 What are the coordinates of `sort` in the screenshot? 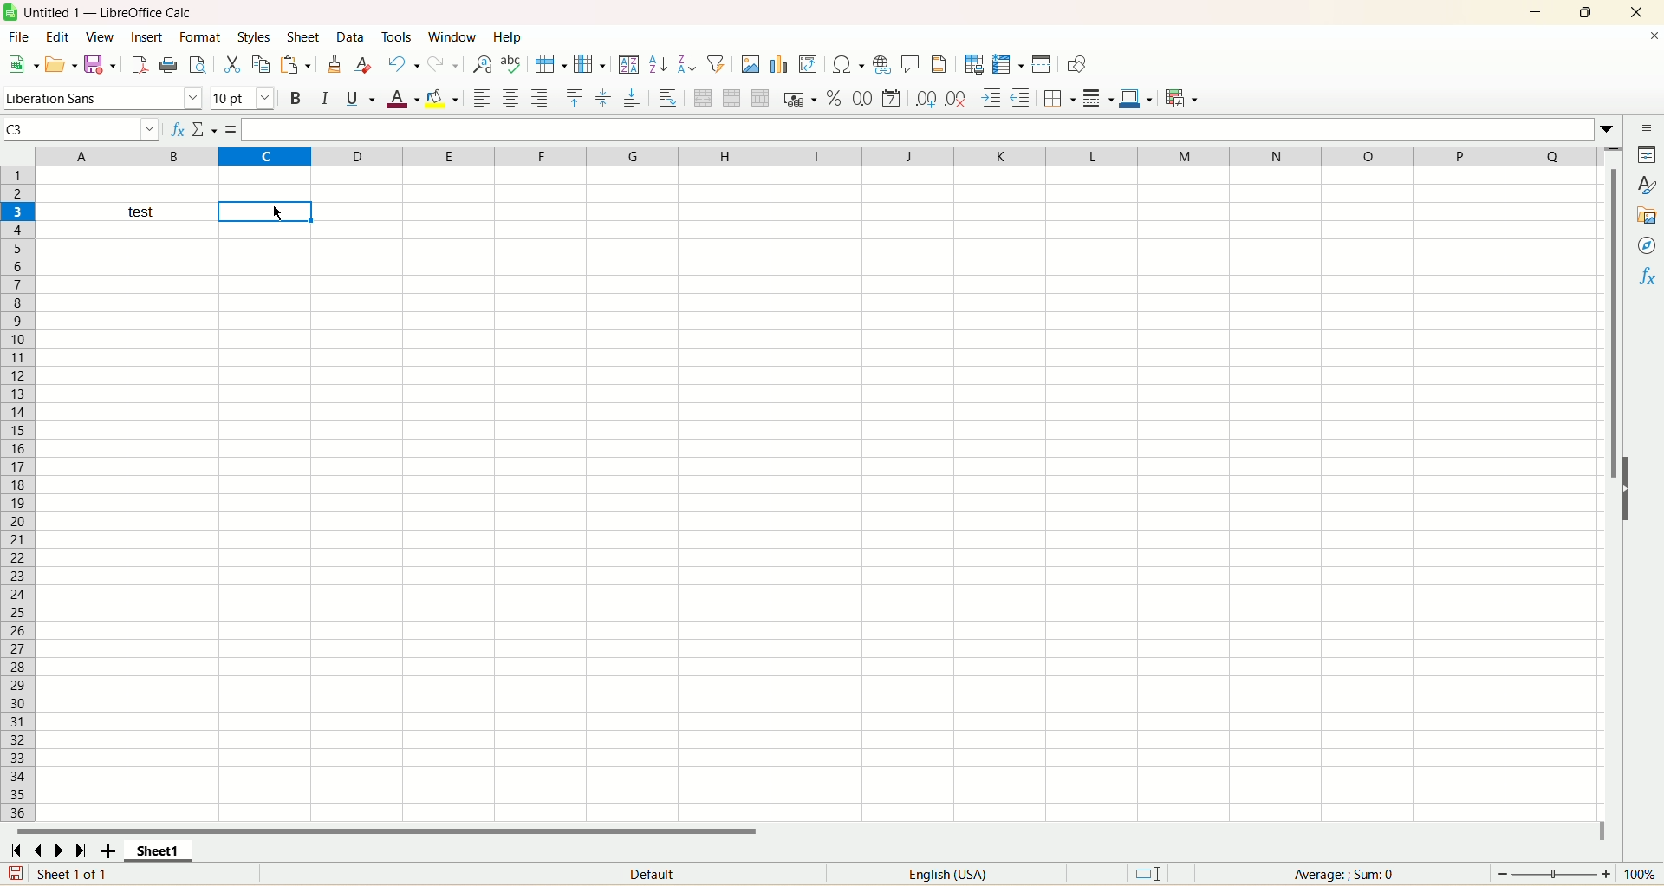 It's located at (629, 64).